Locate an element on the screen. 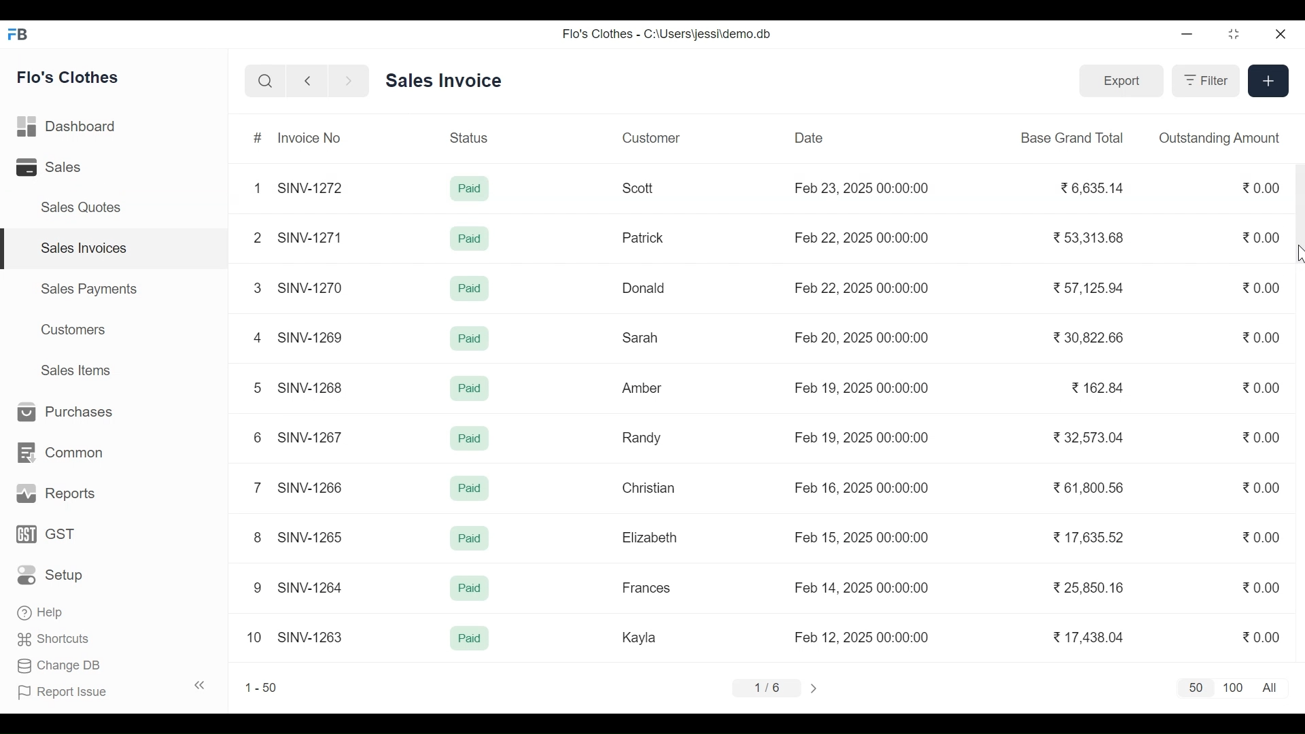 The image size is (1305, 734). Donald is located at coordinates (645, 288).